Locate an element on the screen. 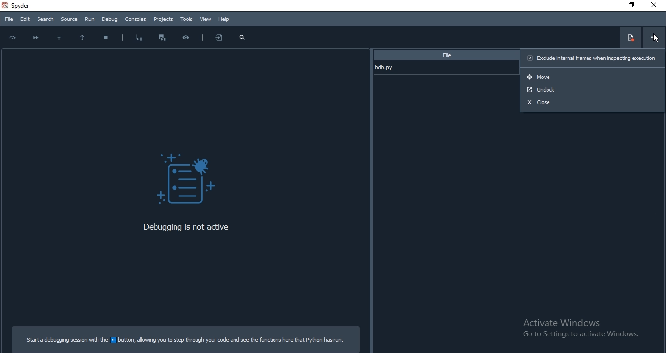 The width and height of the screenshot is (666, 353). options is located at coordinates (654, 37).